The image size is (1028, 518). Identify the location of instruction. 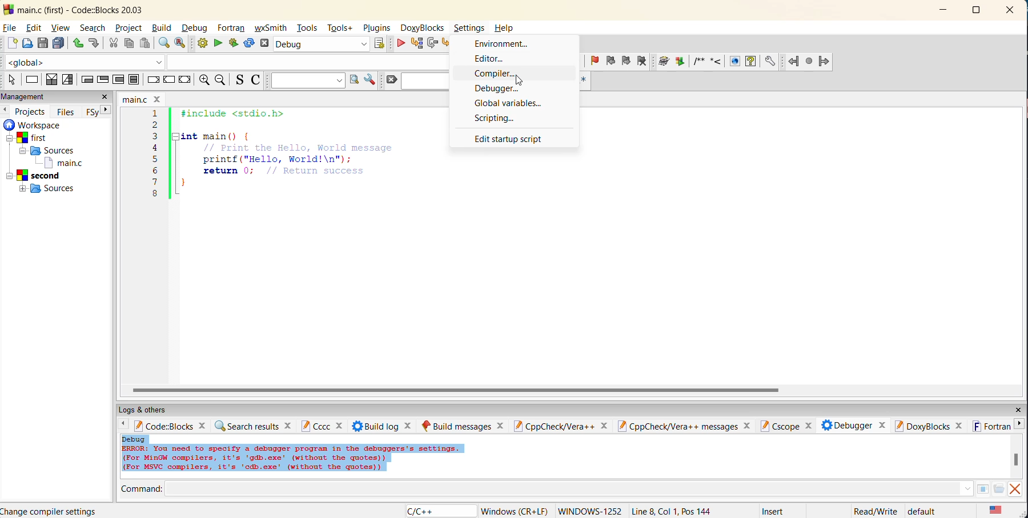
(33, 81).